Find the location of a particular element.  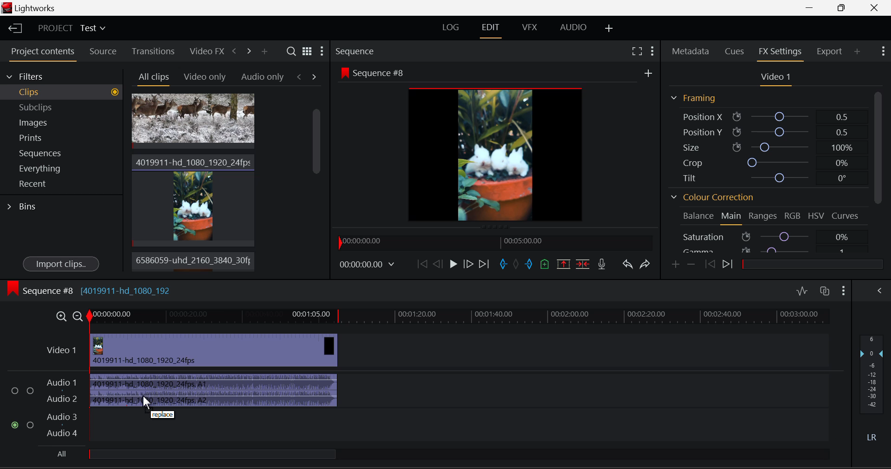

Next keyframe is located at coordinates (729, 263).